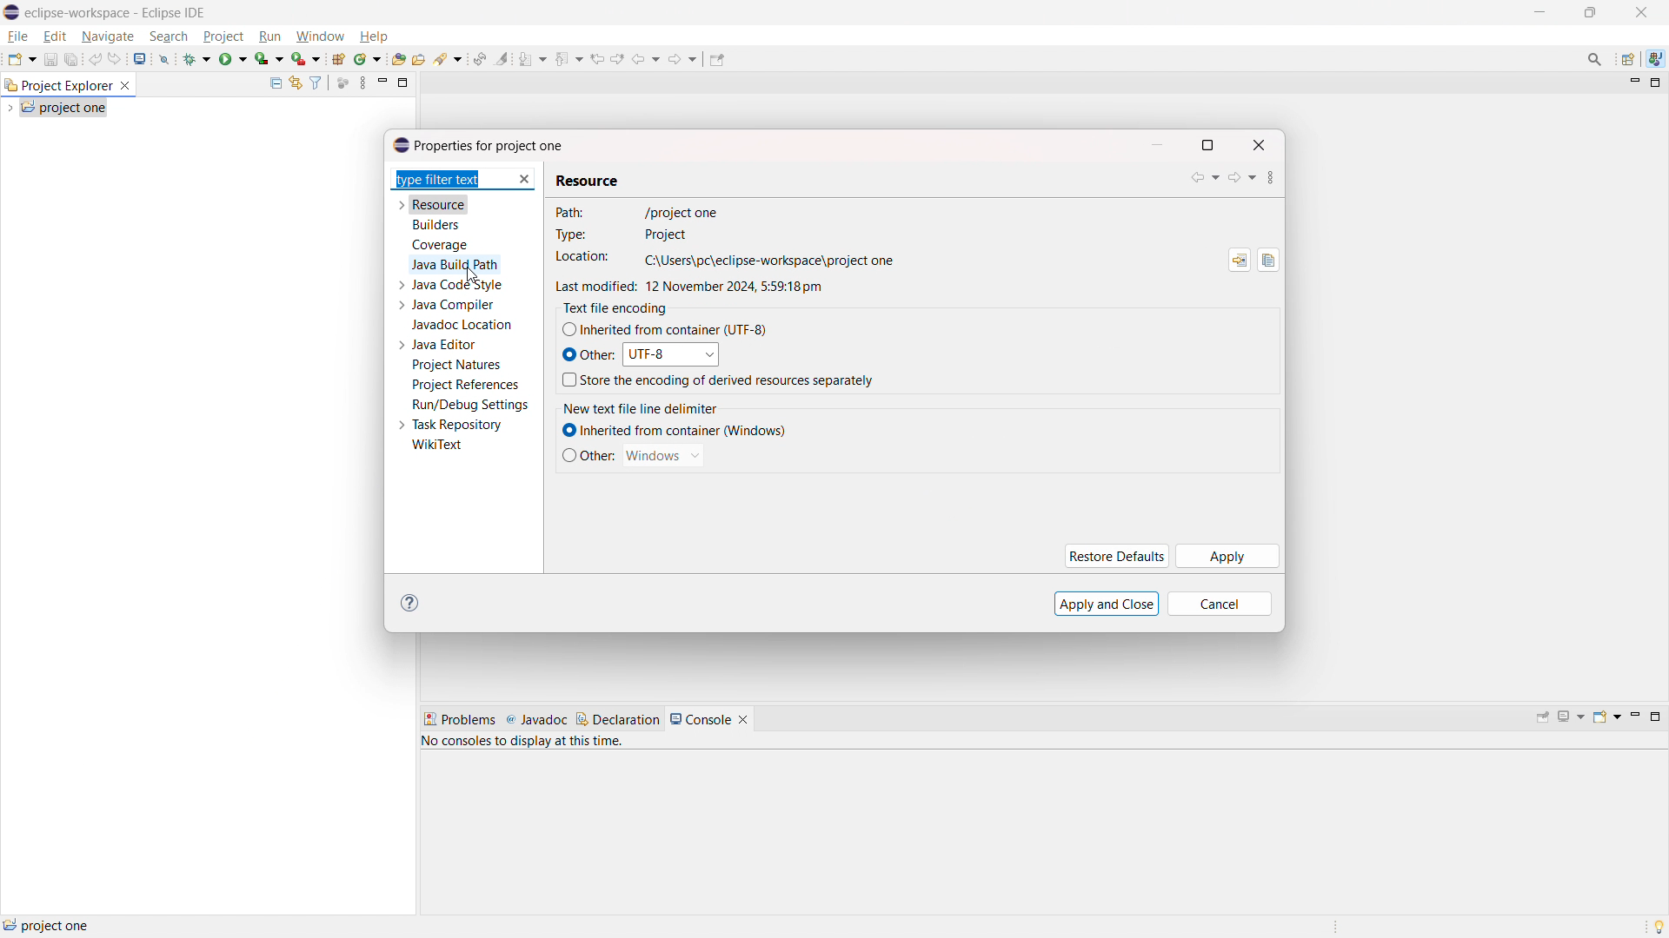  Describe the element at coordinates (116, 58) in the screenshot. I see `redo` at that location.